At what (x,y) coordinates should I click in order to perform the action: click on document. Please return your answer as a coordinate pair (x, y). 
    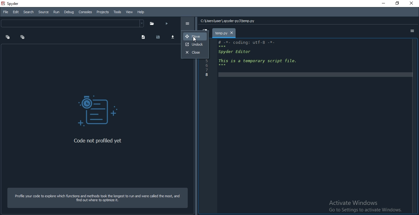
    Looking at the image, I should click on (144, 37).